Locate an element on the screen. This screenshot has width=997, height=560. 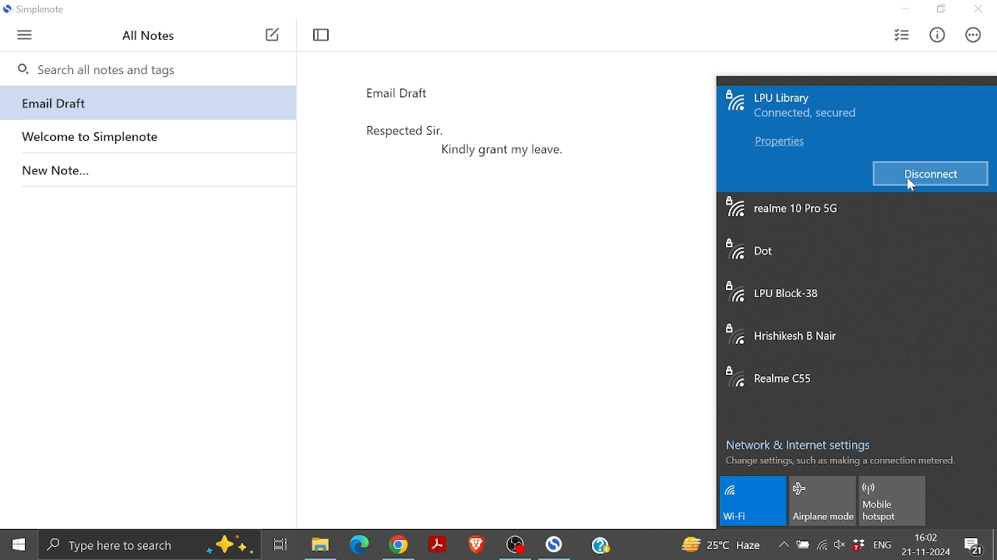
Time and date is located at coordinates (928, 544).